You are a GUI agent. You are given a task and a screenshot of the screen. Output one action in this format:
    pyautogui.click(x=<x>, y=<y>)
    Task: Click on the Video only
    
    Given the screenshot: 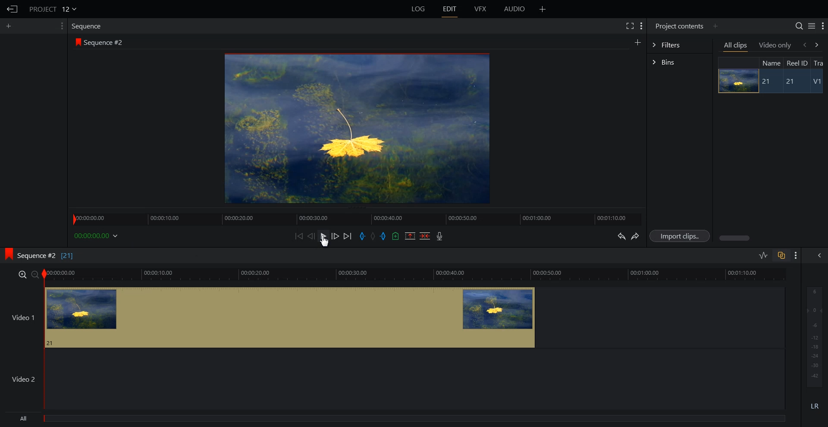 What is the action you would take?
    pyautogui.click(x=775, y=45)
    